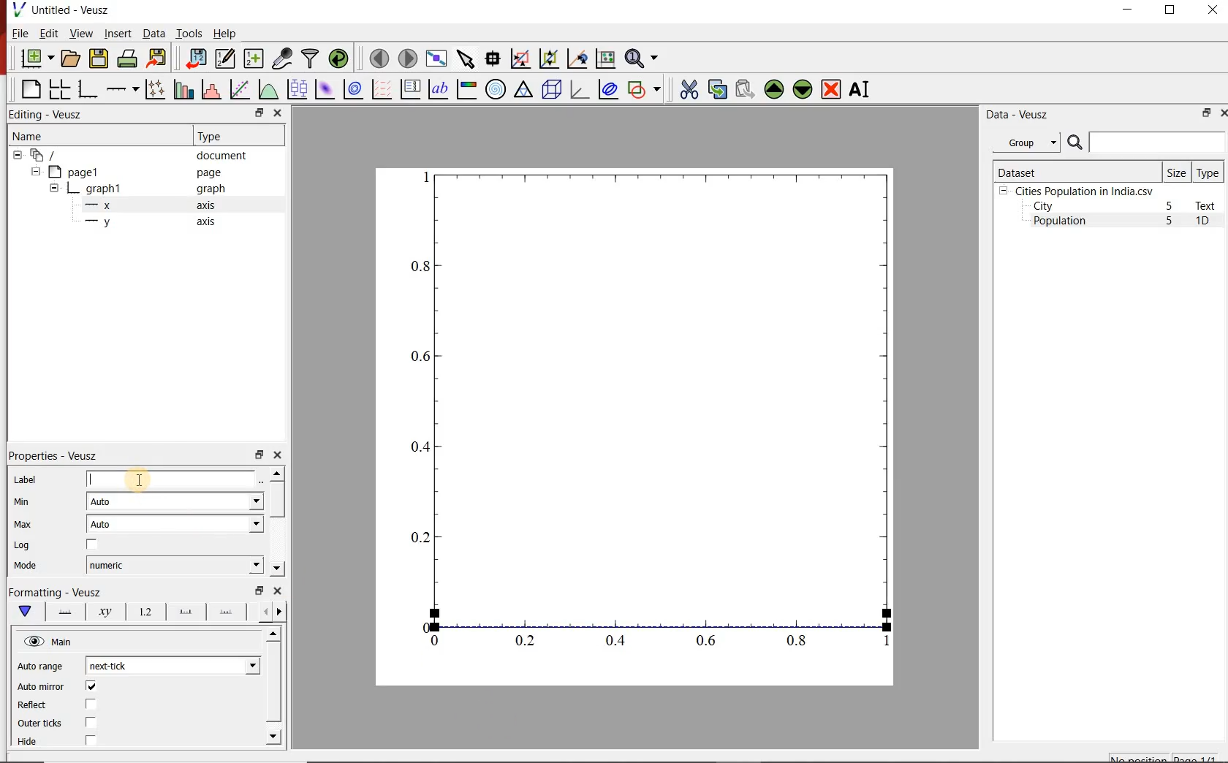  I want to click on Name, so click(83, 135).